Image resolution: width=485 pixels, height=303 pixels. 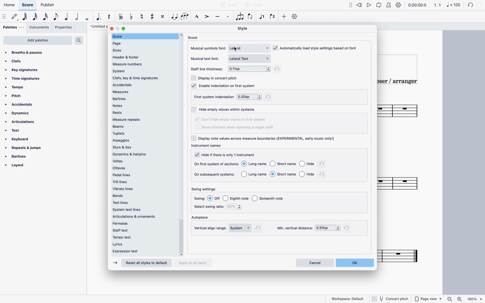 I want to click on score, so click(x=143, y=36).